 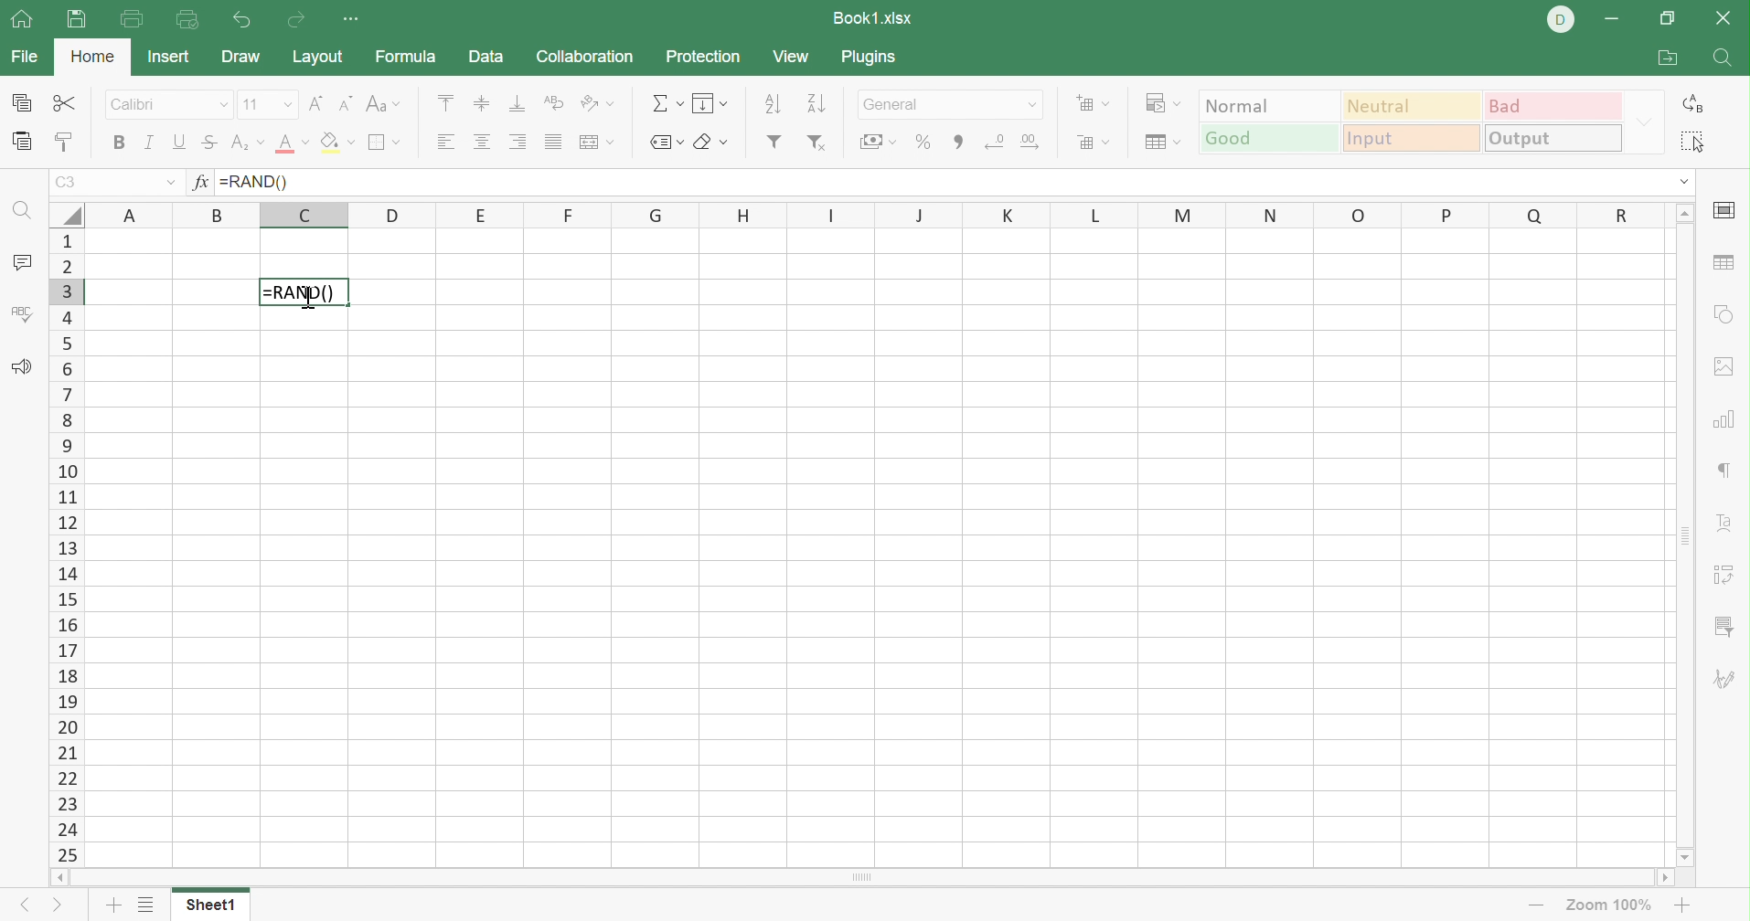 What do you see at coordinates (115, 905) in the screenshot?
I see `Add sheet` at bounding box center [115, 905].